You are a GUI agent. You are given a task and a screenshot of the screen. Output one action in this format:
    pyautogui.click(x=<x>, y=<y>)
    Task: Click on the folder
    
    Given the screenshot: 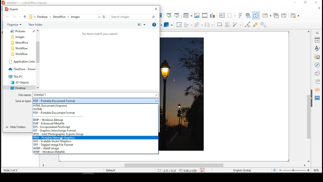 What is the action you would take?
    pyautogui.click(x=19, y=54)
    